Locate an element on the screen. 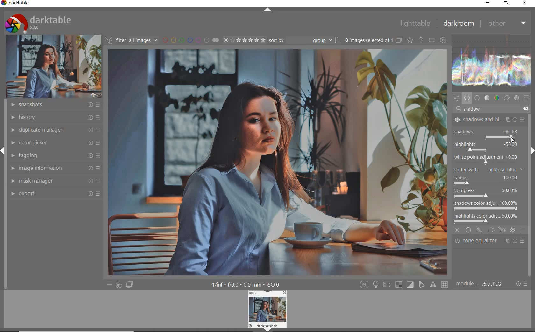 The image size is (535, 332). soften with bilateral filter is located at coordinates (488, 169).